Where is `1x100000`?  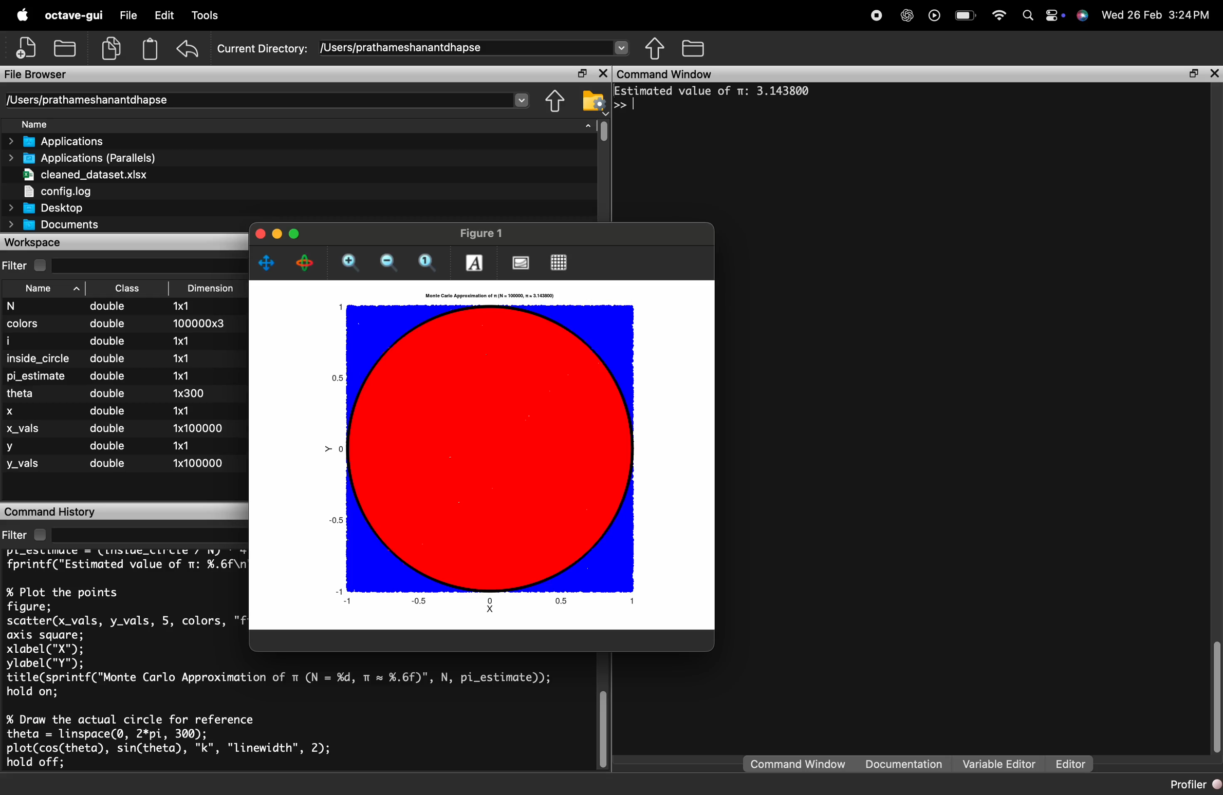 1x100000 is located at coordinates (198, 427).